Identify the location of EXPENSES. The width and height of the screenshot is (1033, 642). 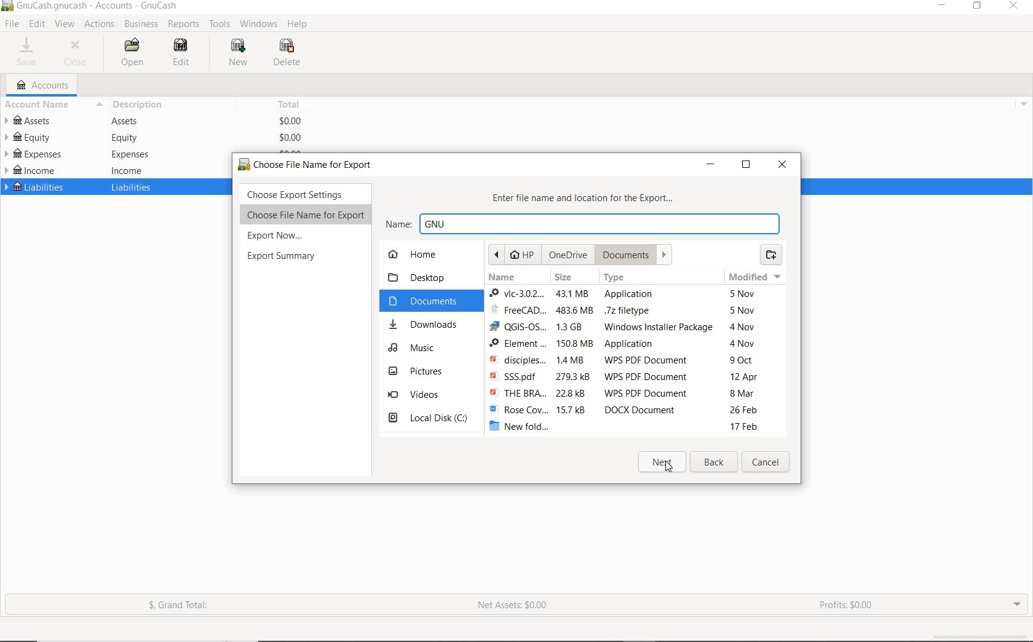
(33, 153).